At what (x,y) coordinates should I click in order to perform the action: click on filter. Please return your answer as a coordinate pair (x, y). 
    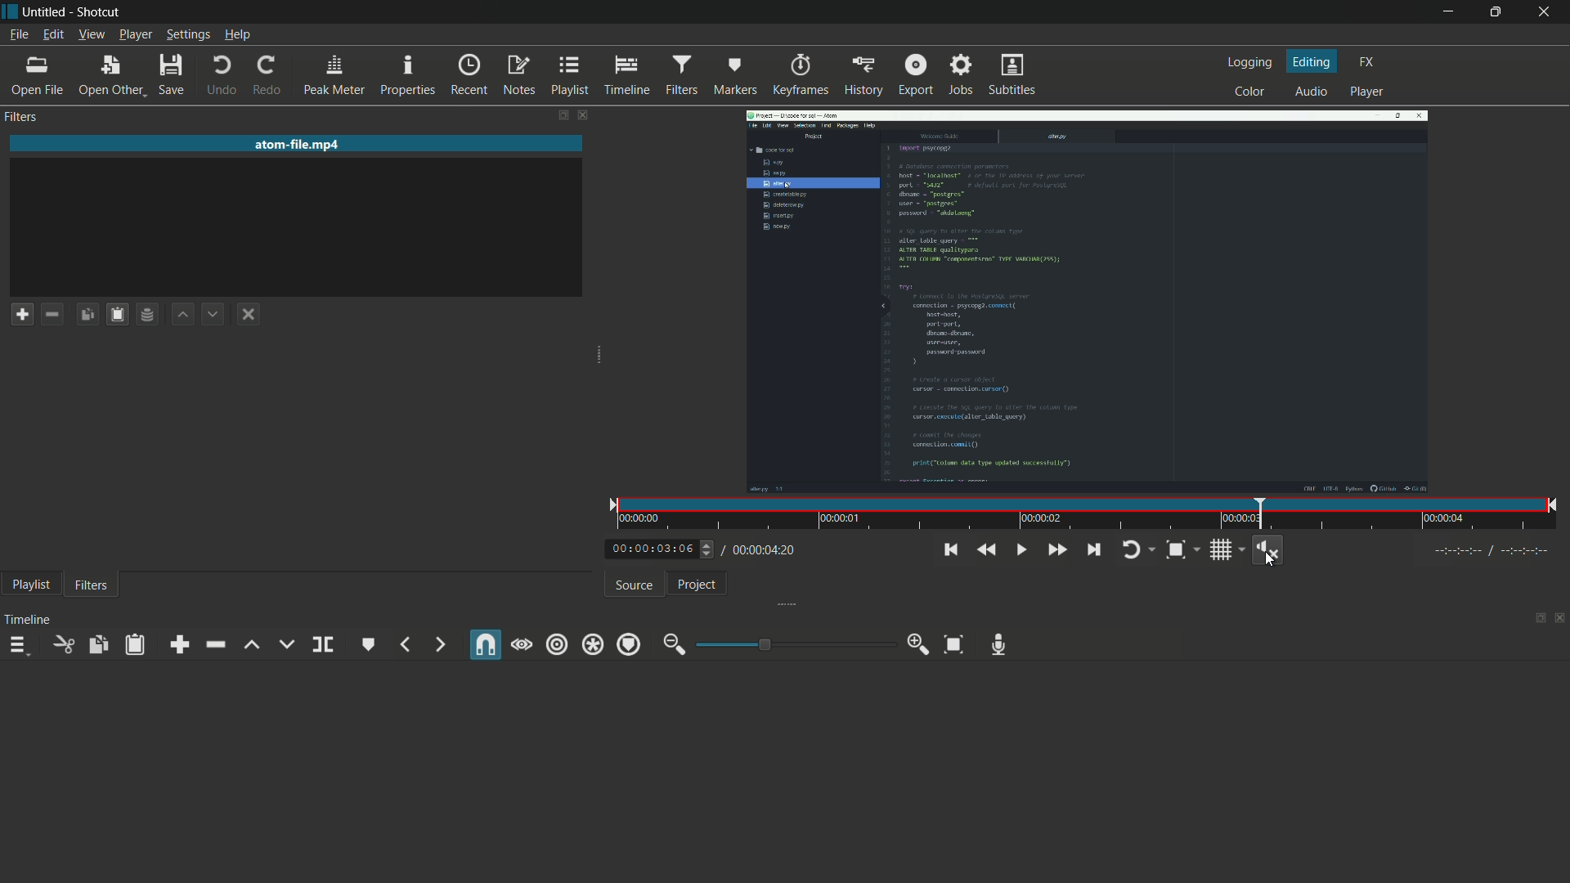
    Looking at the image, I should click on (92, 586).